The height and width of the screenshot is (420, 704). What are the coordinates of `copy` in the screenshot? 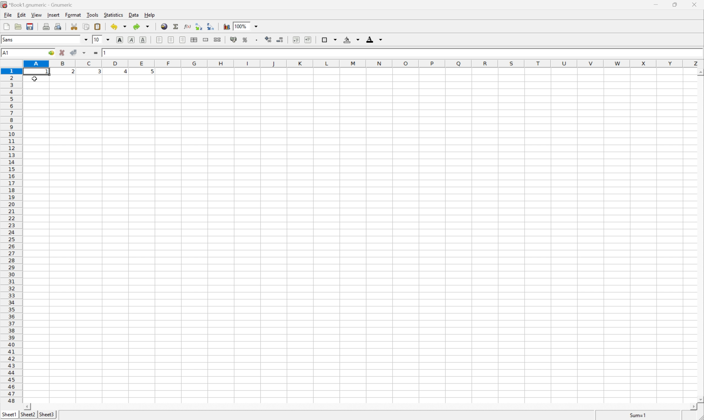 It's located at (87, 26).